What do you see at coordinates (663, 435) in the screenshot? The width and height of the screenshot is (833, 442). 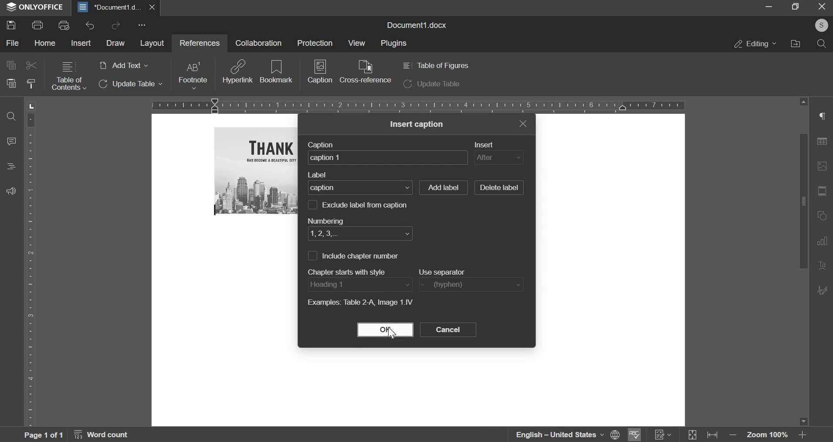 I see `Track Changes` at bounding box center [663, 435].